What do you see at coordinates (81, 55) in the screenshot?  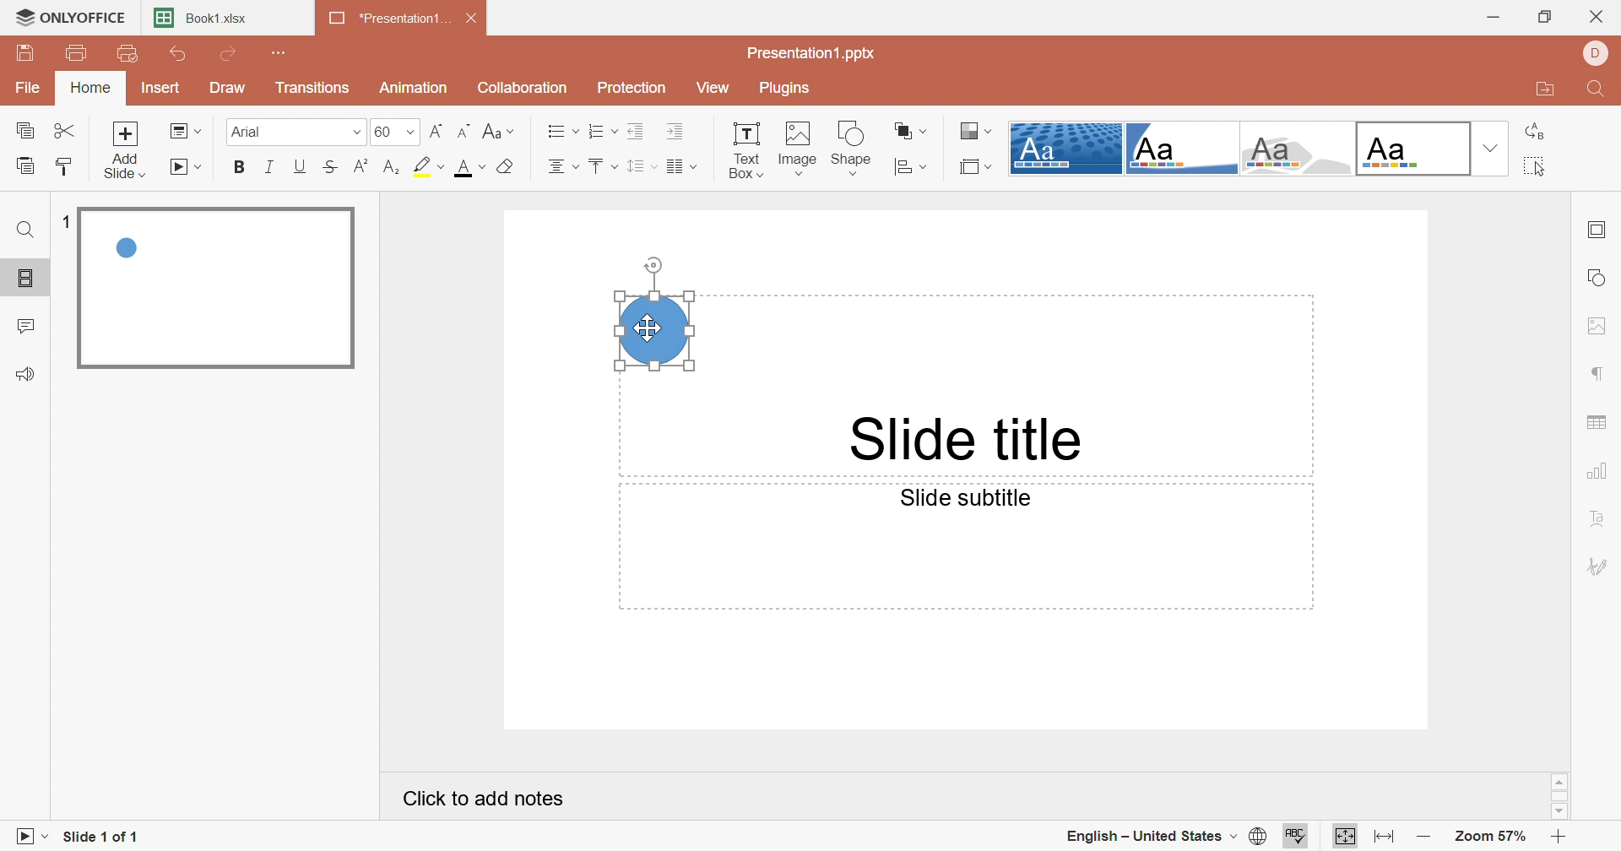 I see `Print` at bounding box center [81, 55].